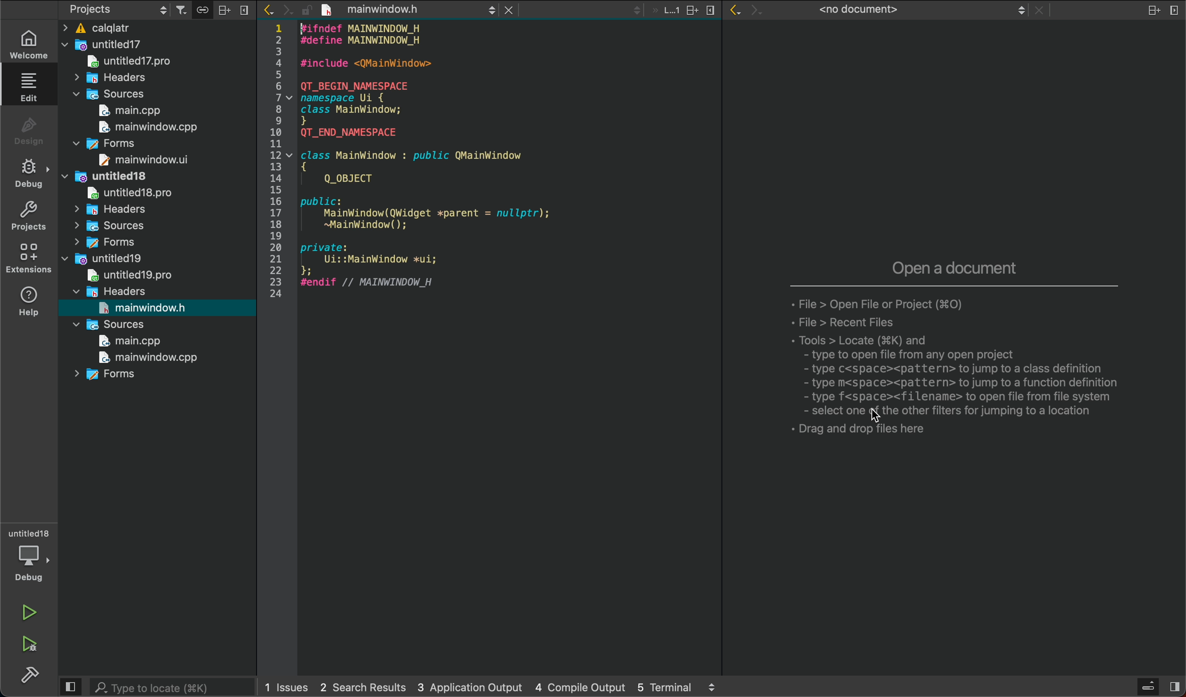 This screenshot has height=697, width=1186. Describe the element at coordinates (29, 216) in the screenshot. I see `projects` at that location.